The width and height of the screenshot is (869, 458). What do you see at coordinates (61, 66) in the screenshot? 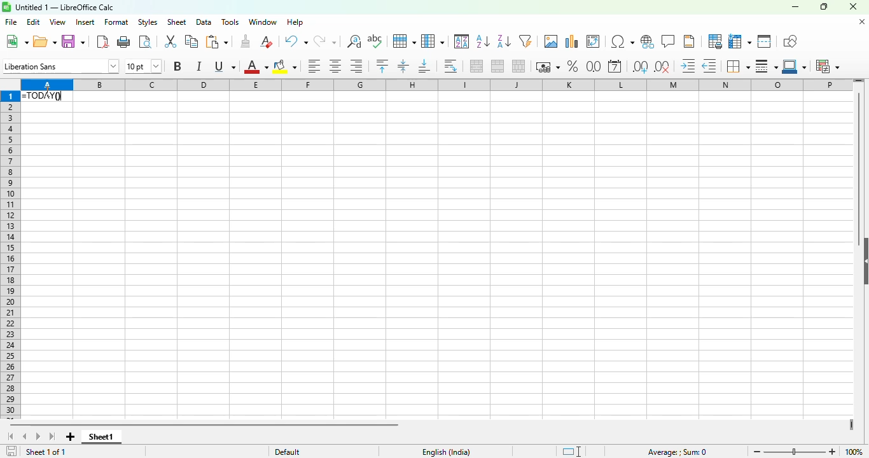
I see `font name` at bounding box center [61, 66].